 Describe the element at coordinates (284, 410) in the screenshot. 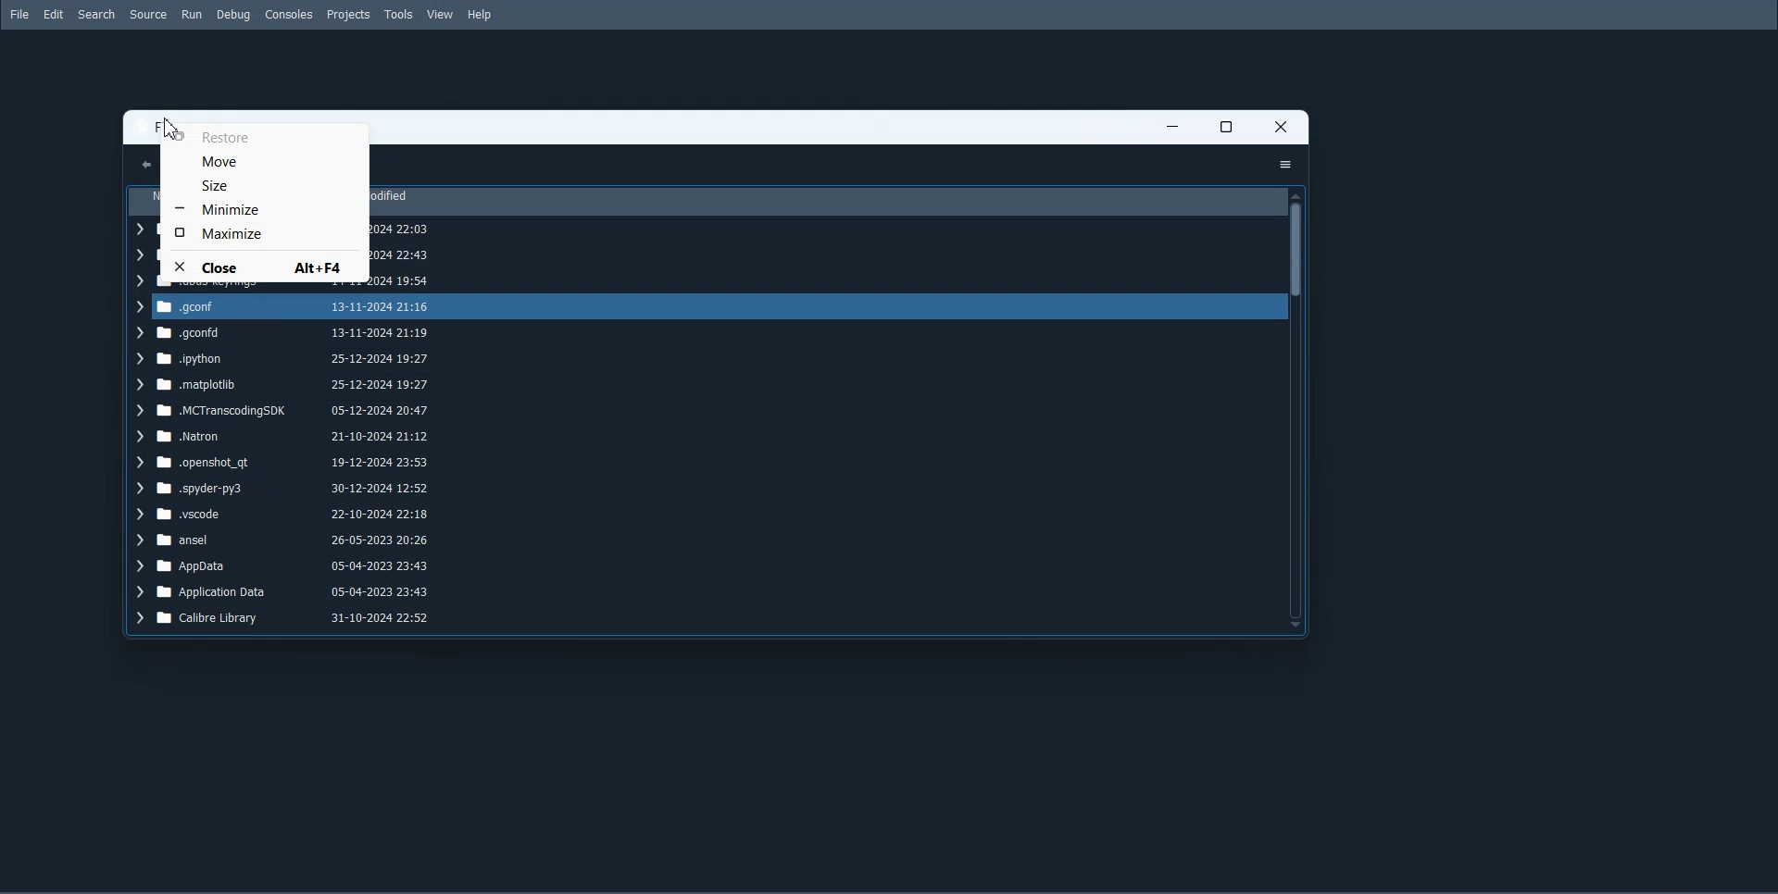

I see `MCTranscodingSDK 05-12-2024 20:47` at that location.